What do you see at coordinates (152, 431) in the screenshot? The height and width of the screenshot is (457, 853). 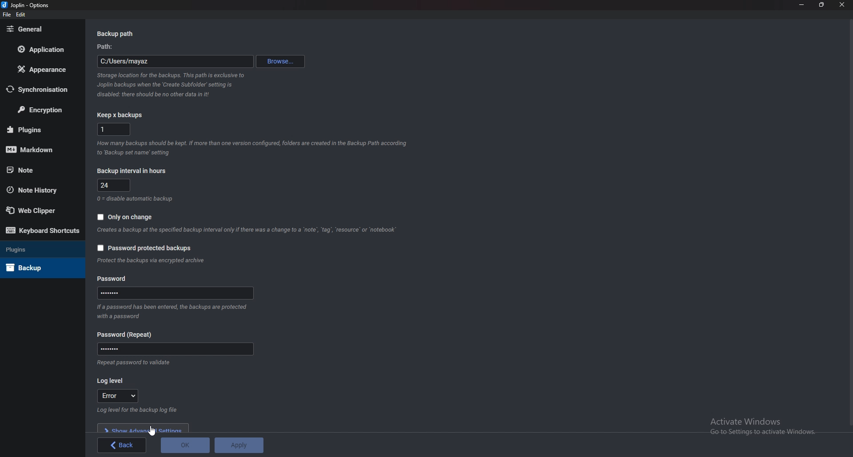 I see `cursor` at bounding box center [152, 431].